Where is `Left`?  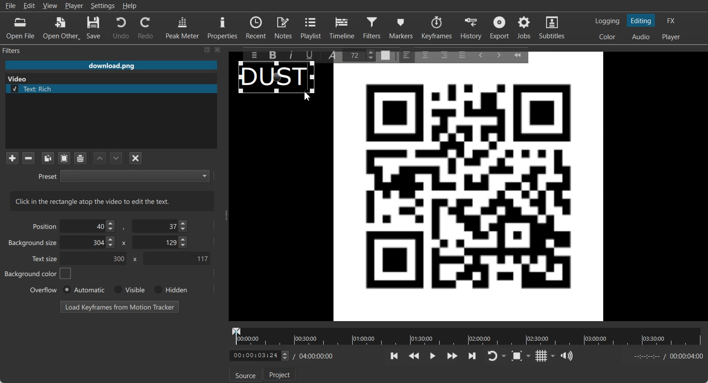 Left is located at coordinates (407, 54).